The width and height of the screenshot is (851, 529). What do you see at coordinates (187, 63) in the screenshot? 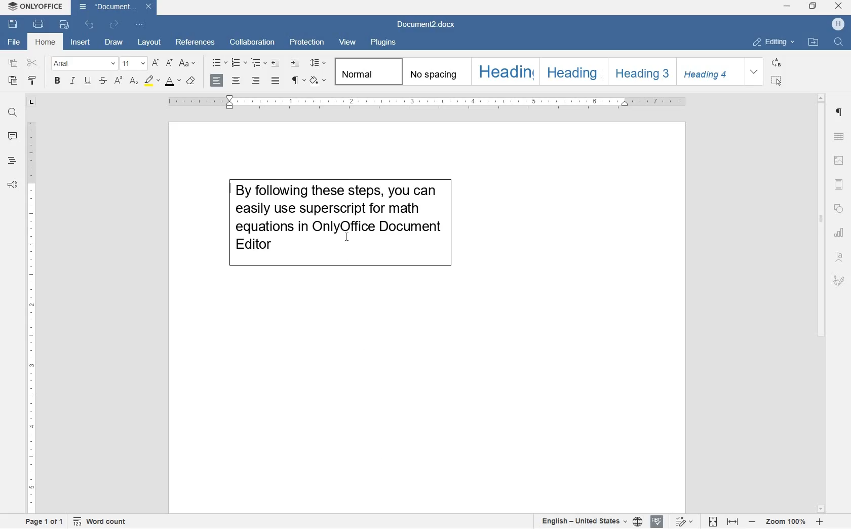
I see `change case` at bounding box center [187, 63].